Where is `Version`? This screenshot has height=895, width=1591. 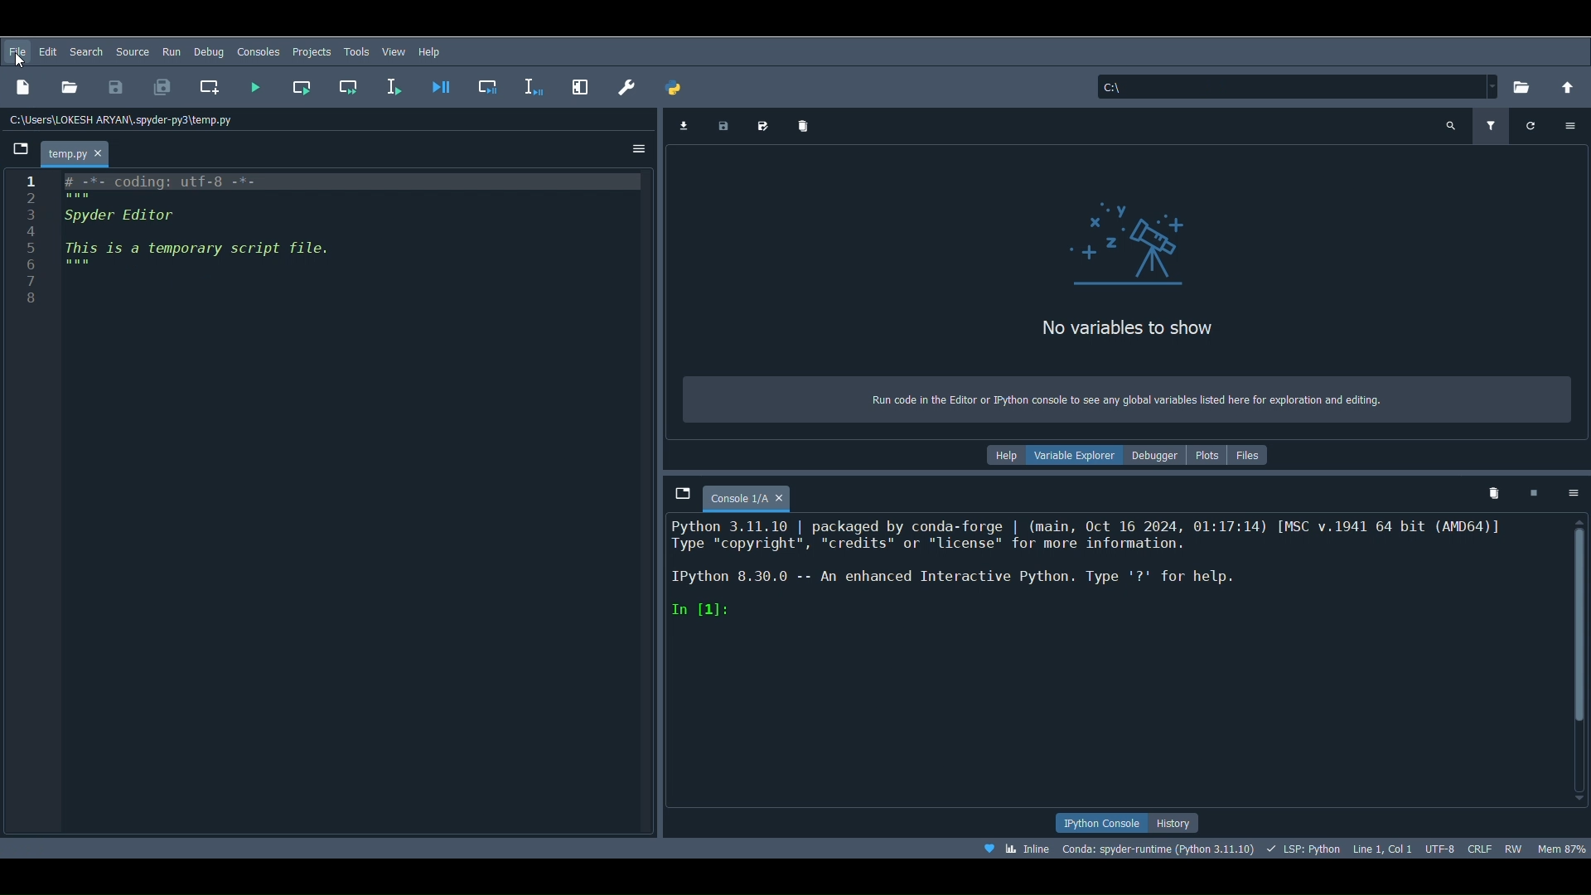
Version is located at coordinates (1159, 849).